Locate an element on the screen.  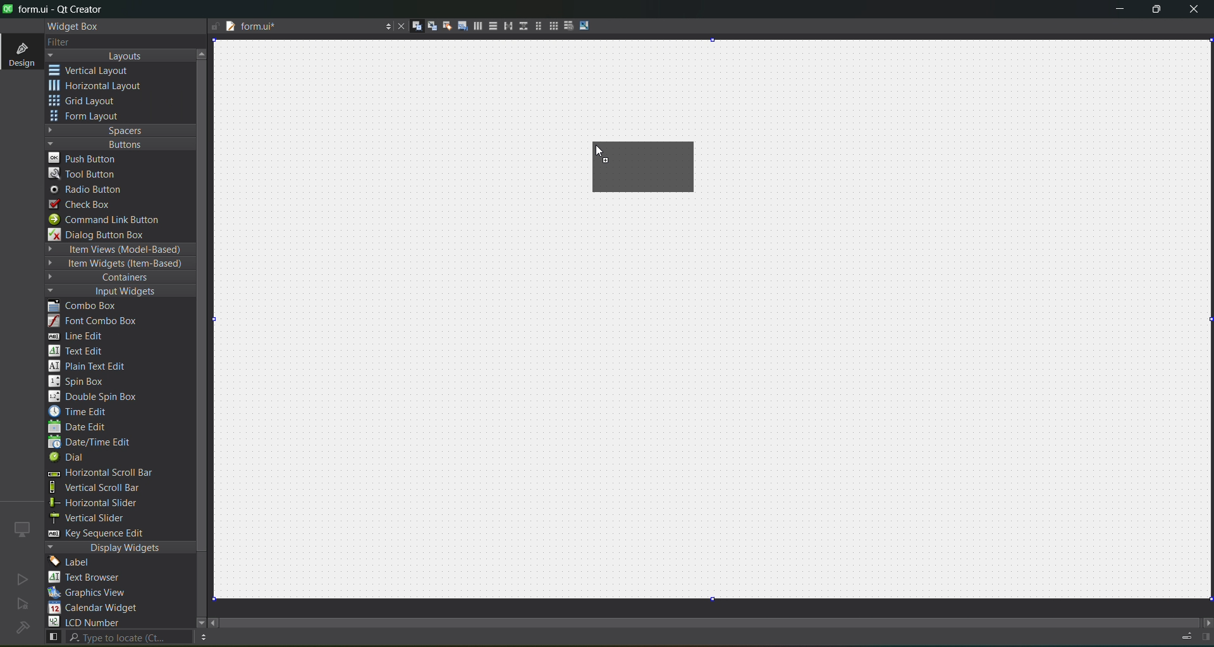
icon is located at coordinates (23, 529).